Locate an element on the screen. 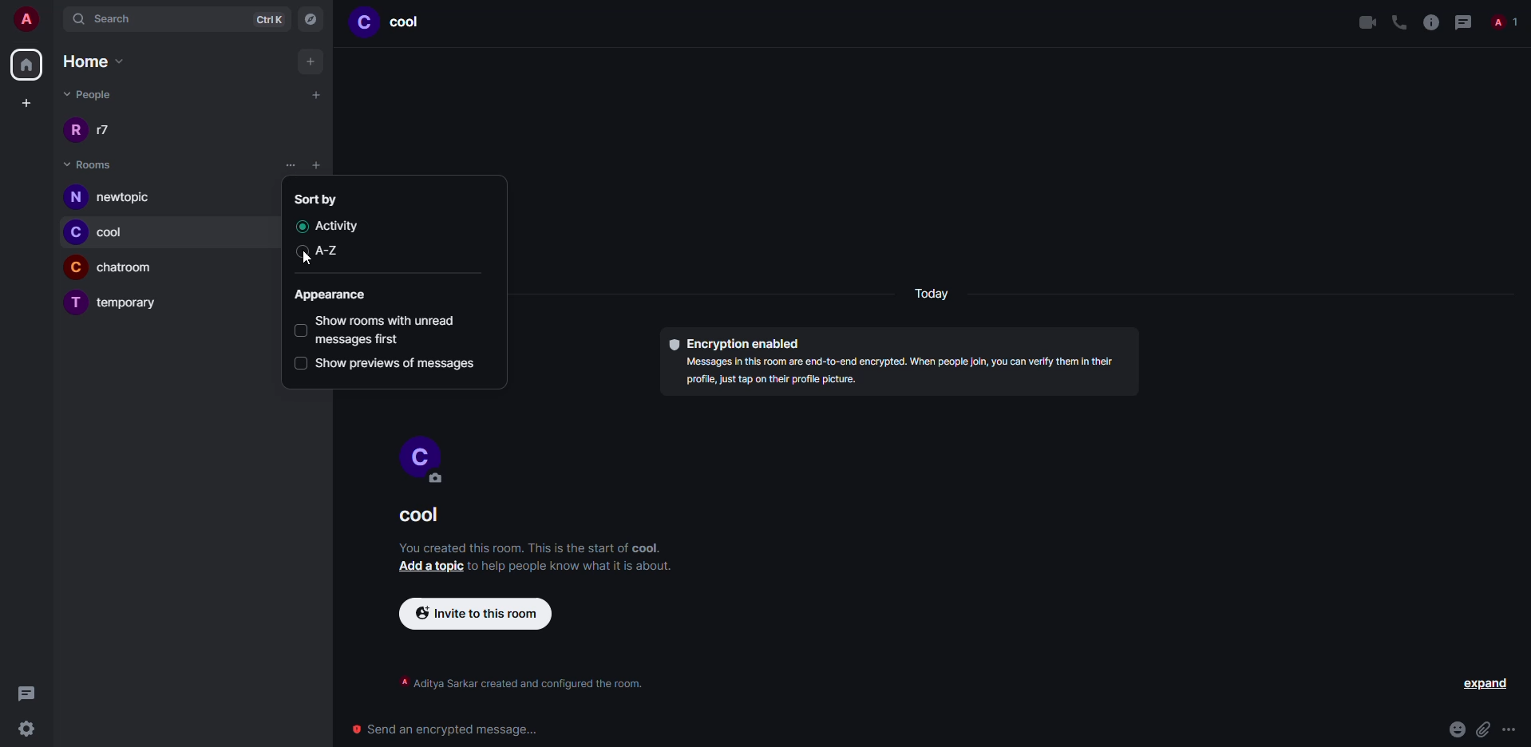 The width and height of the screenshot is (1531, 747). threads is located at coordinates (1462, 22).